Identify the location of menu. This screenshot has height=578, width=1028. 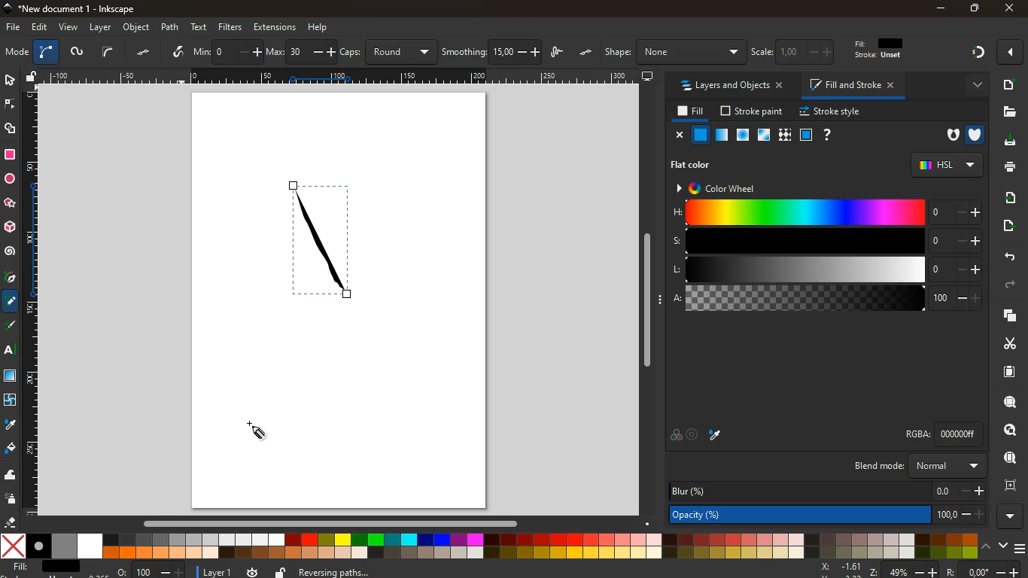
(1021, 549).